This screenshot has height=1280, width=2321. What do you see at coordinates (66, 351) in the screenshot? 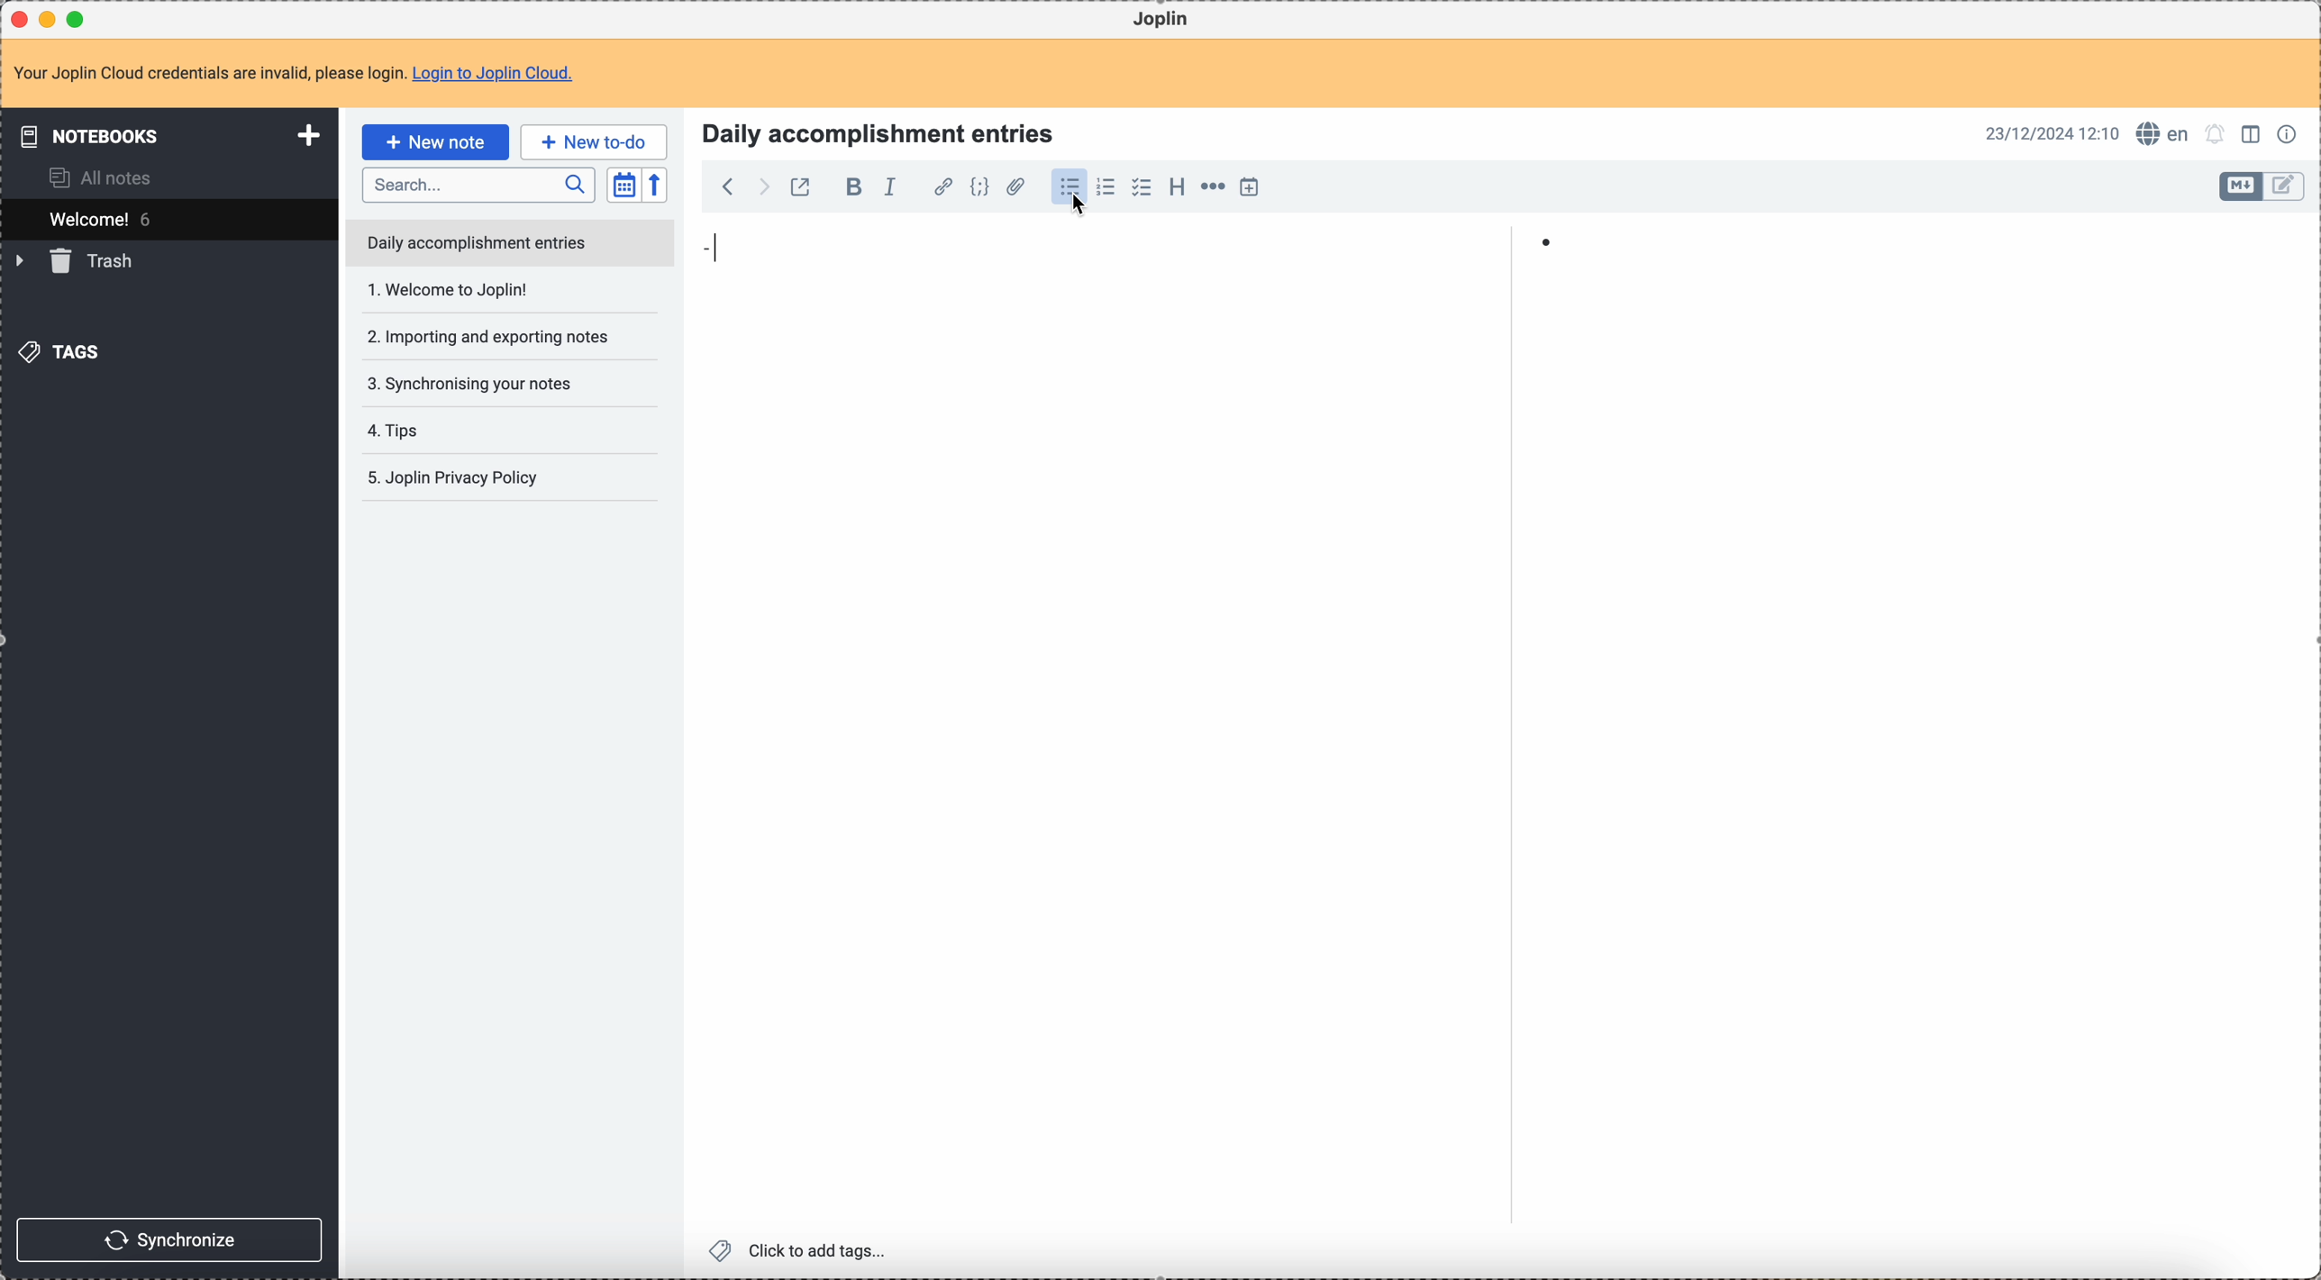
I see `tags` at bounding box center [66, 351].